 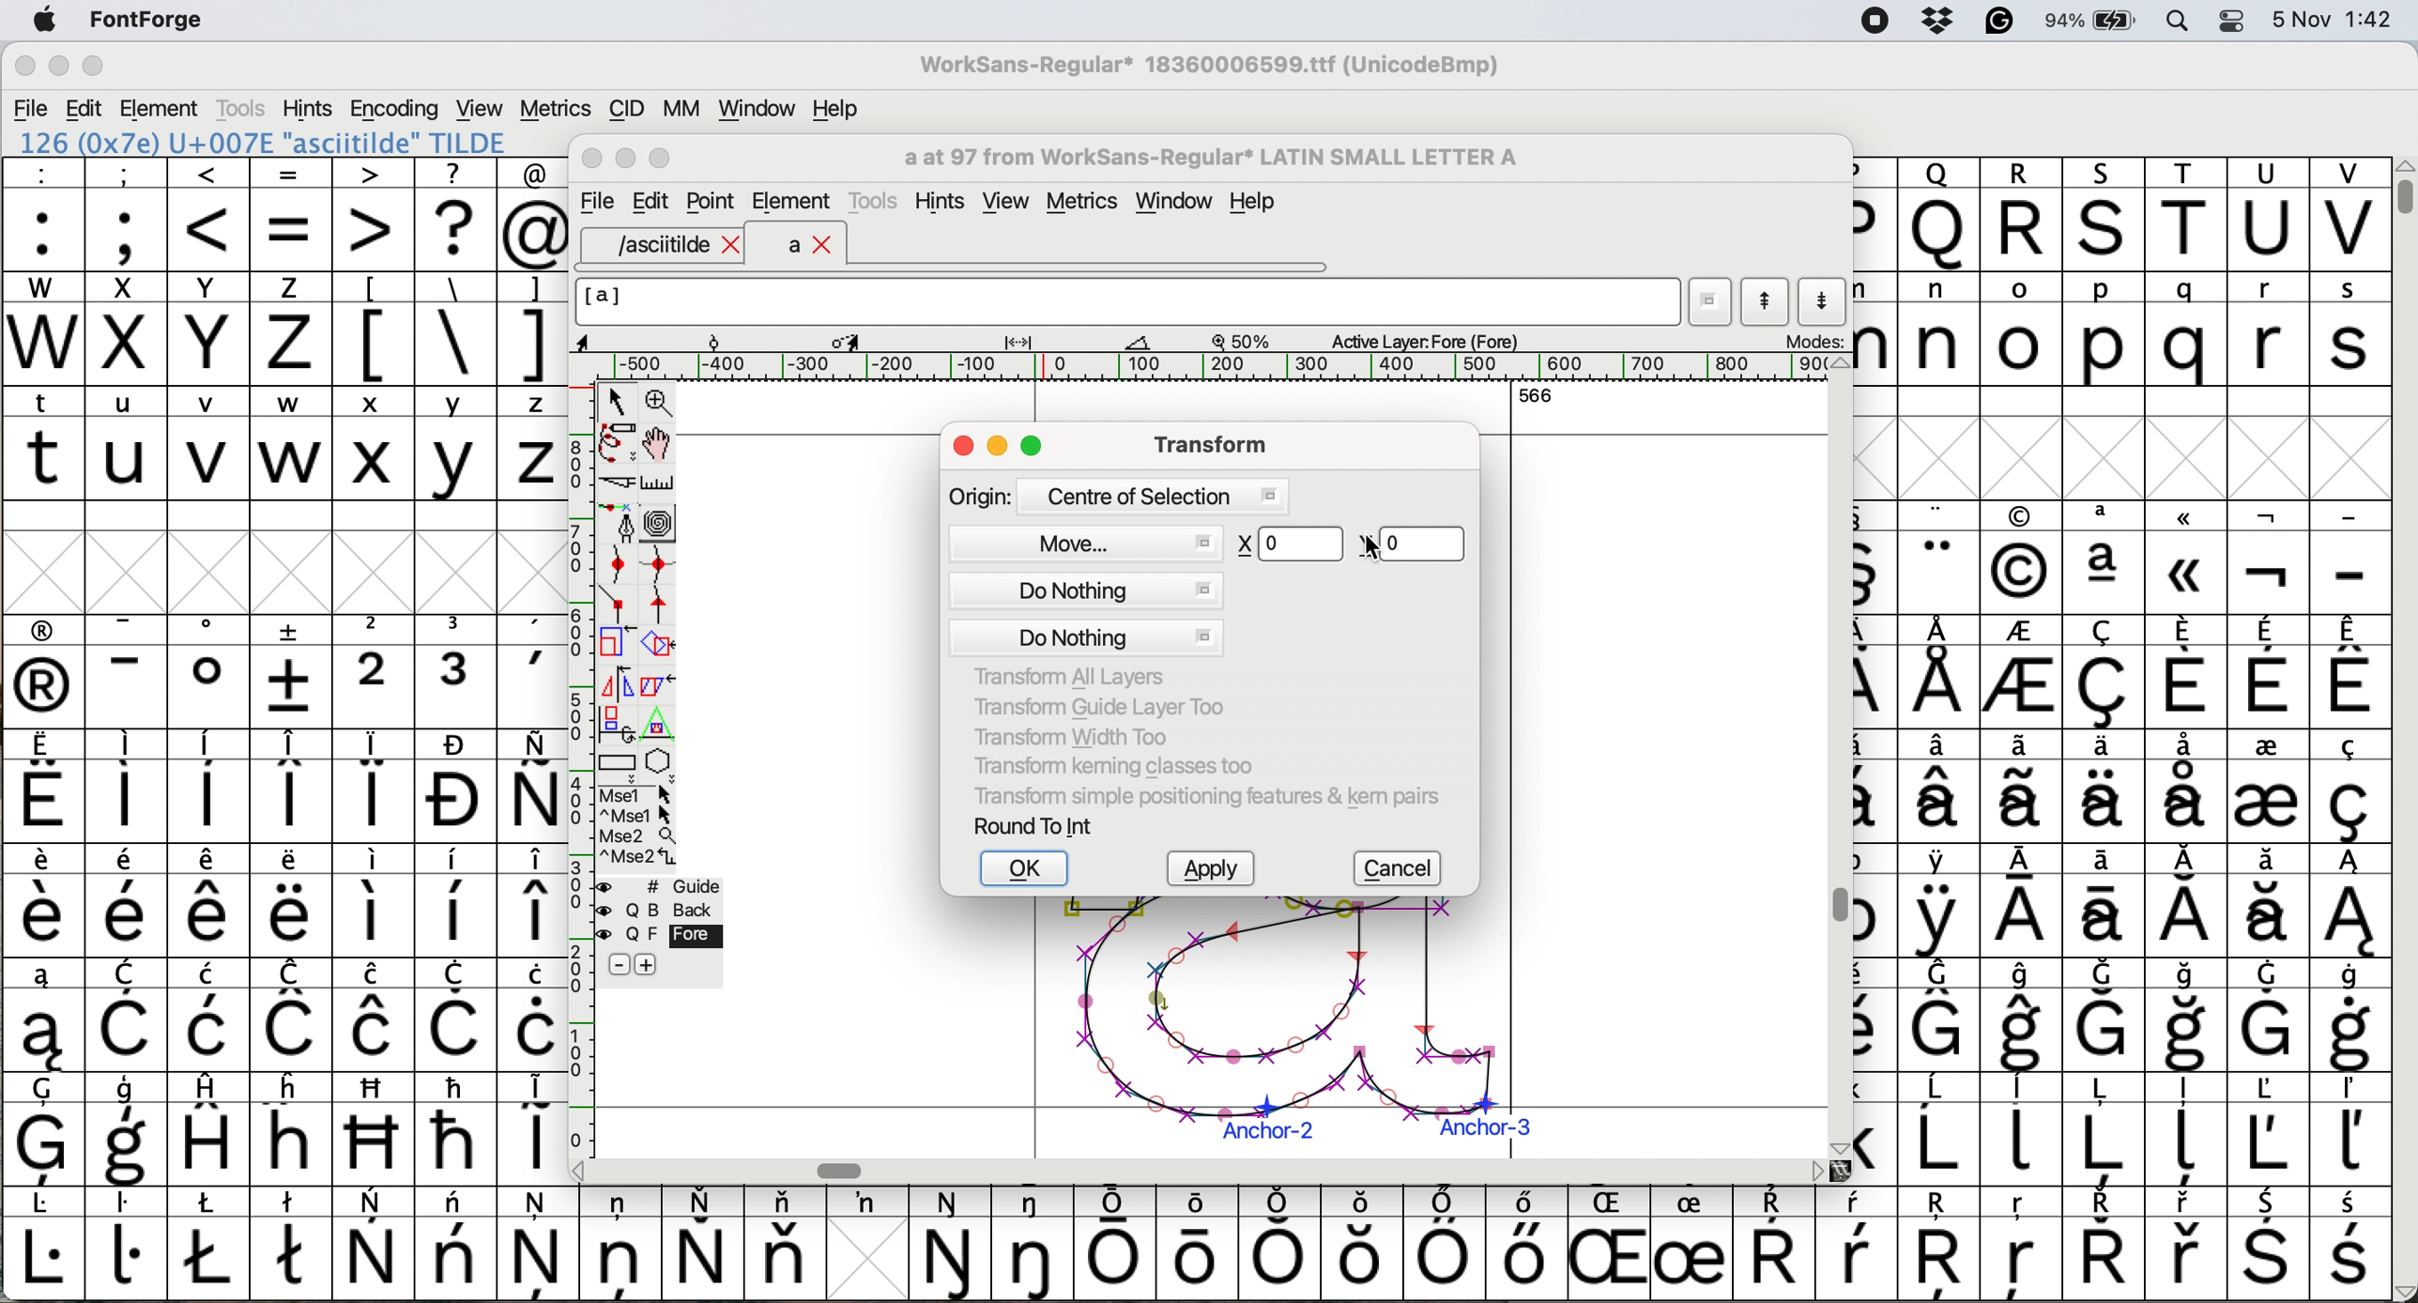 I want to click on symbol, so click(x=2105, y=558).